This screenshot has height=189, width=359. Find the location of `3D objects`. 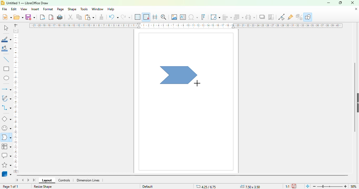

3D objects is located at coordinates (7, 174).